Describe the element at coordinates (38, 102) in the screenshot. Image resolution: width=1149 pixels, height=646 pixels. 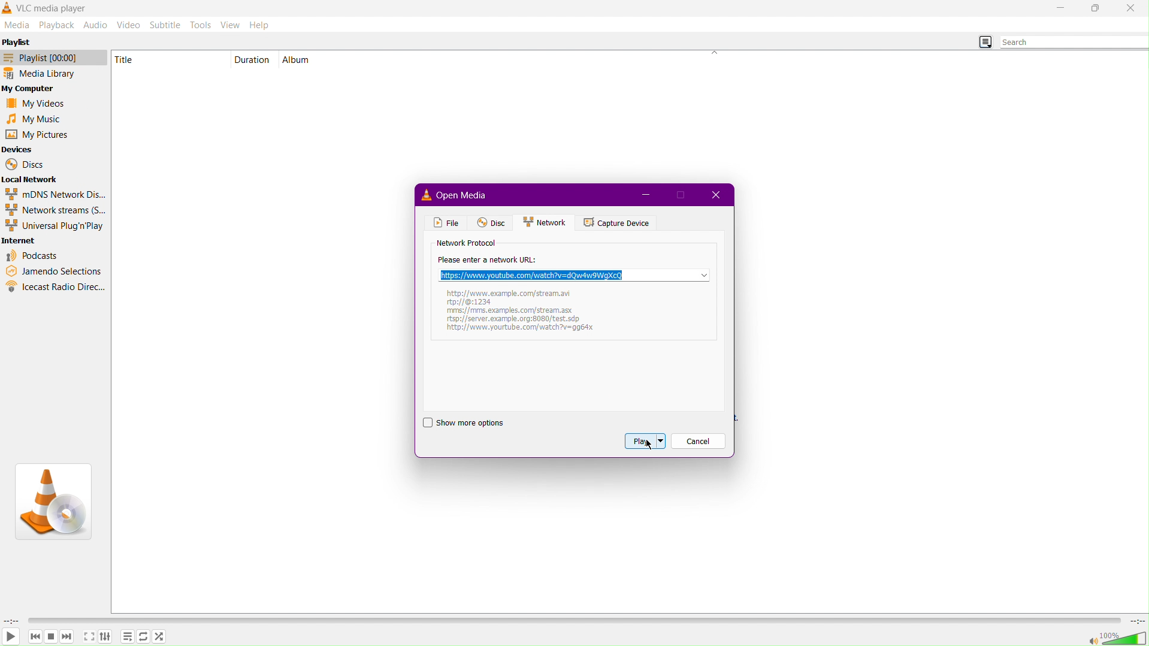
I see `My Videos` at that location.